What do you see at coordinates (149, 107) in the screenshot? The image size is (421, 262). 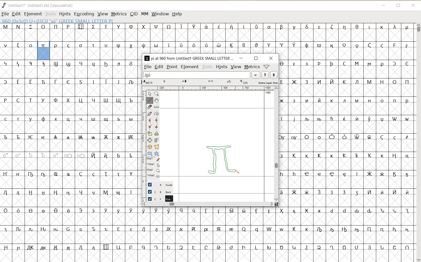 I see `cut splines in two` at bounding box center [149, 107].